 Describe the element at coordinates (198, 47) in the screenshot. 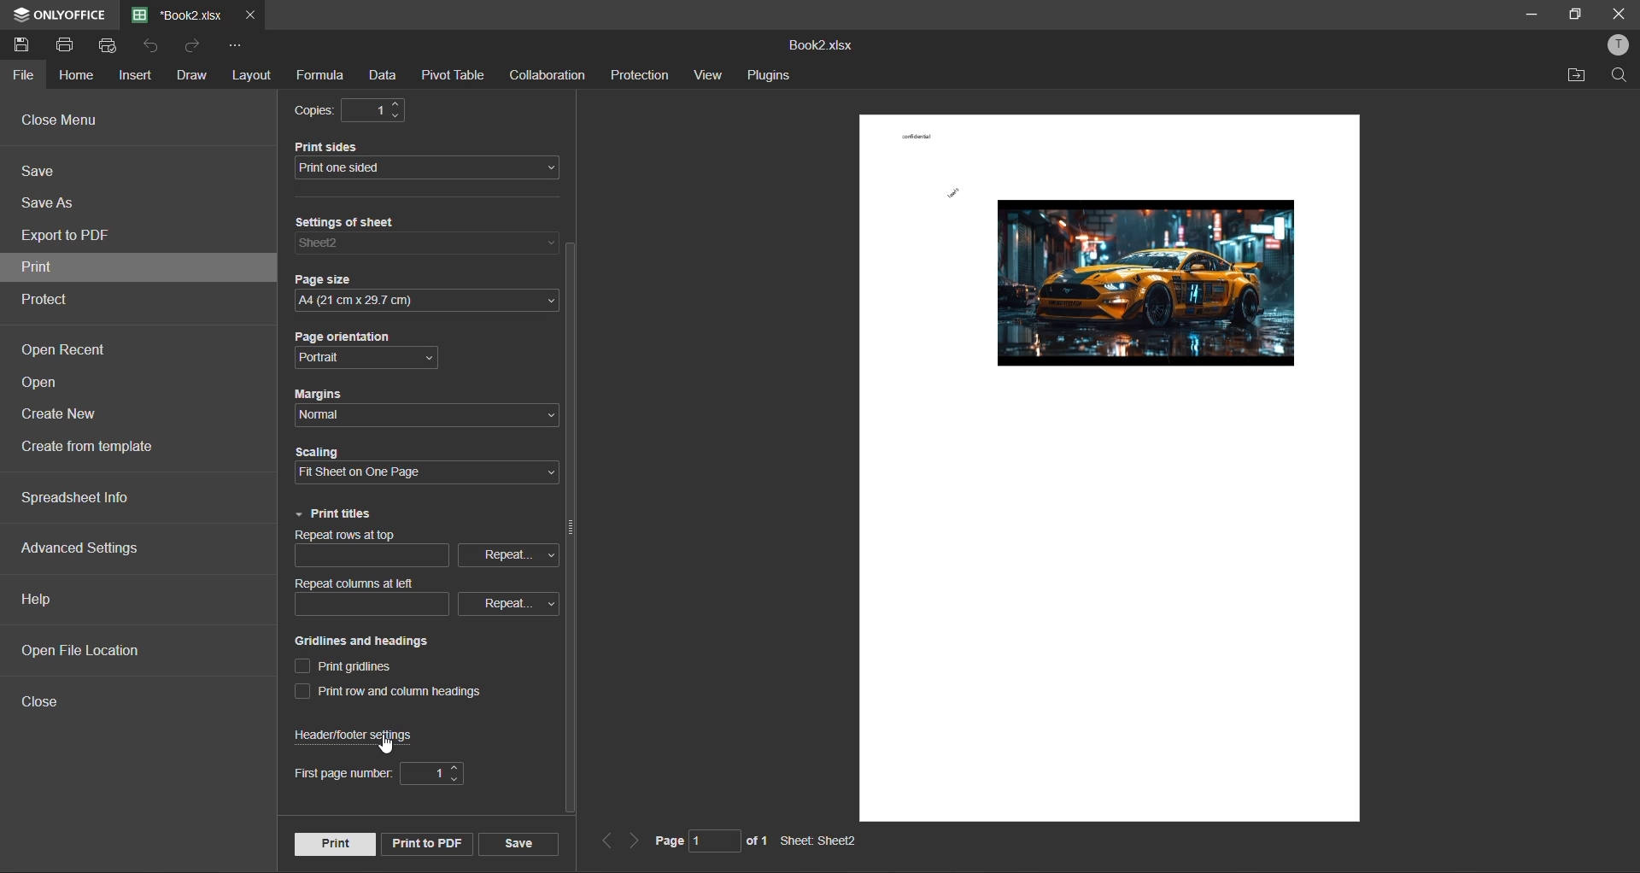

I see `redo` at that location.